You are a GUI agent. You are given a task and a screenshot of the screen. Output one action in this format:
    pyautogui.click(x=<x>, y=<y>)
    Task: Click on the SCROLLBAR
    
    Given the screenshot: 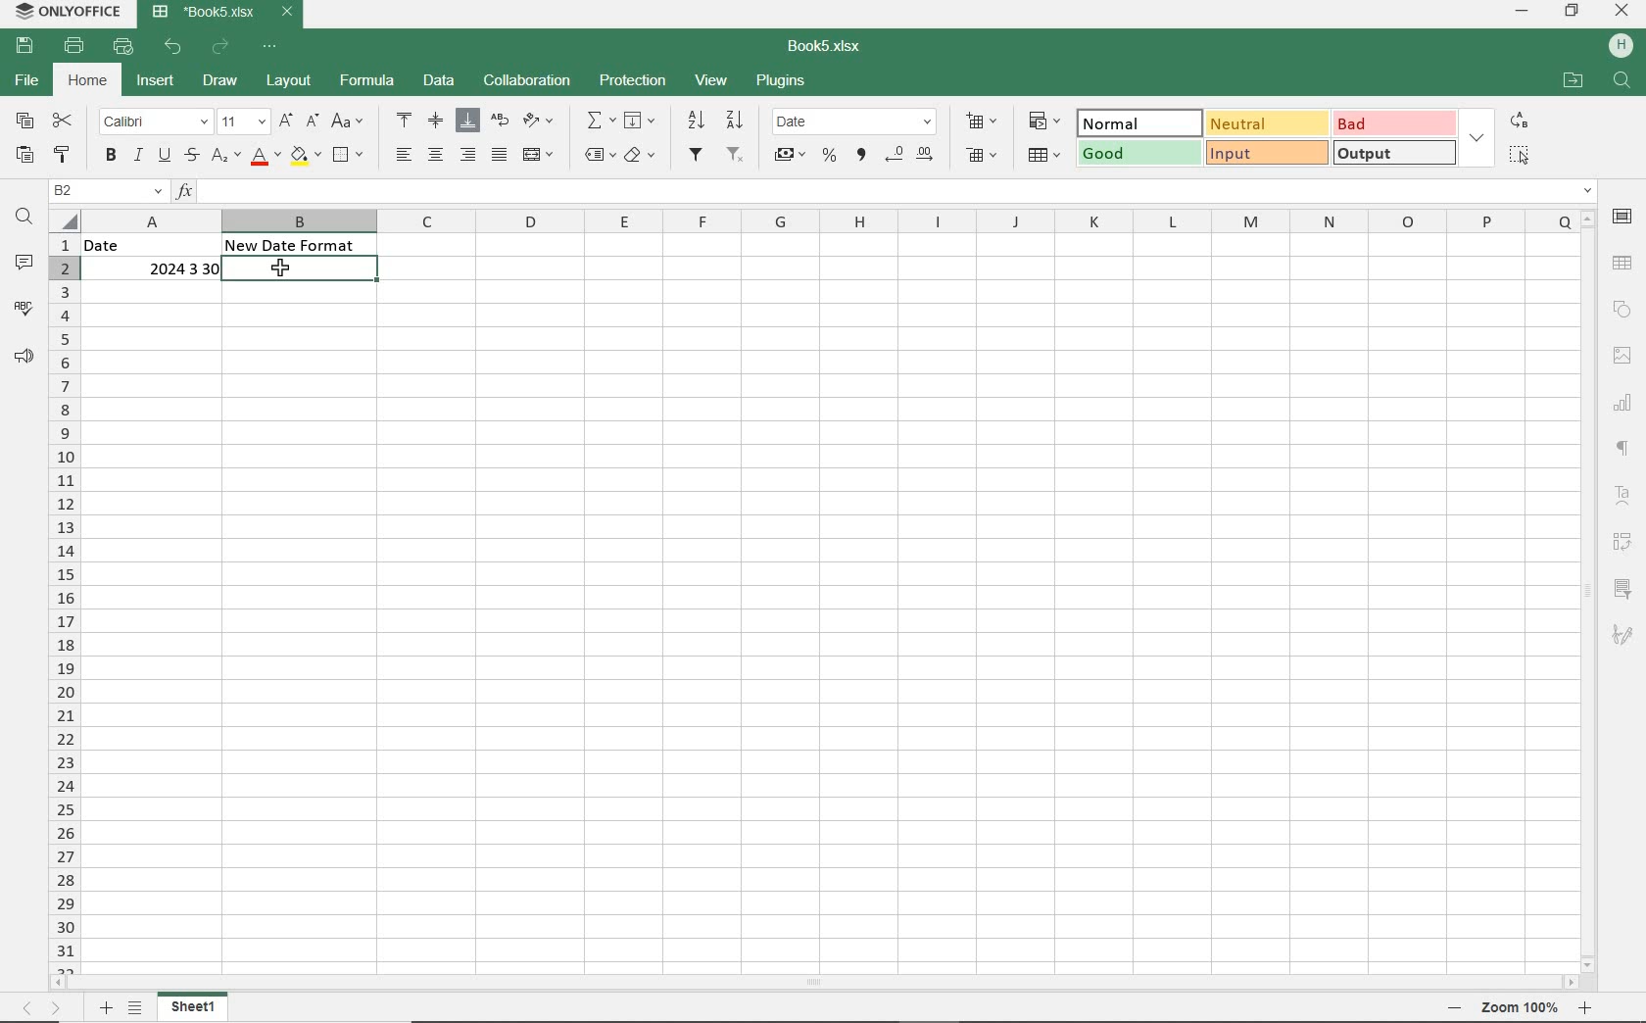 What is the action you would take?
    pyautogui.click(x=814, y=982)
    